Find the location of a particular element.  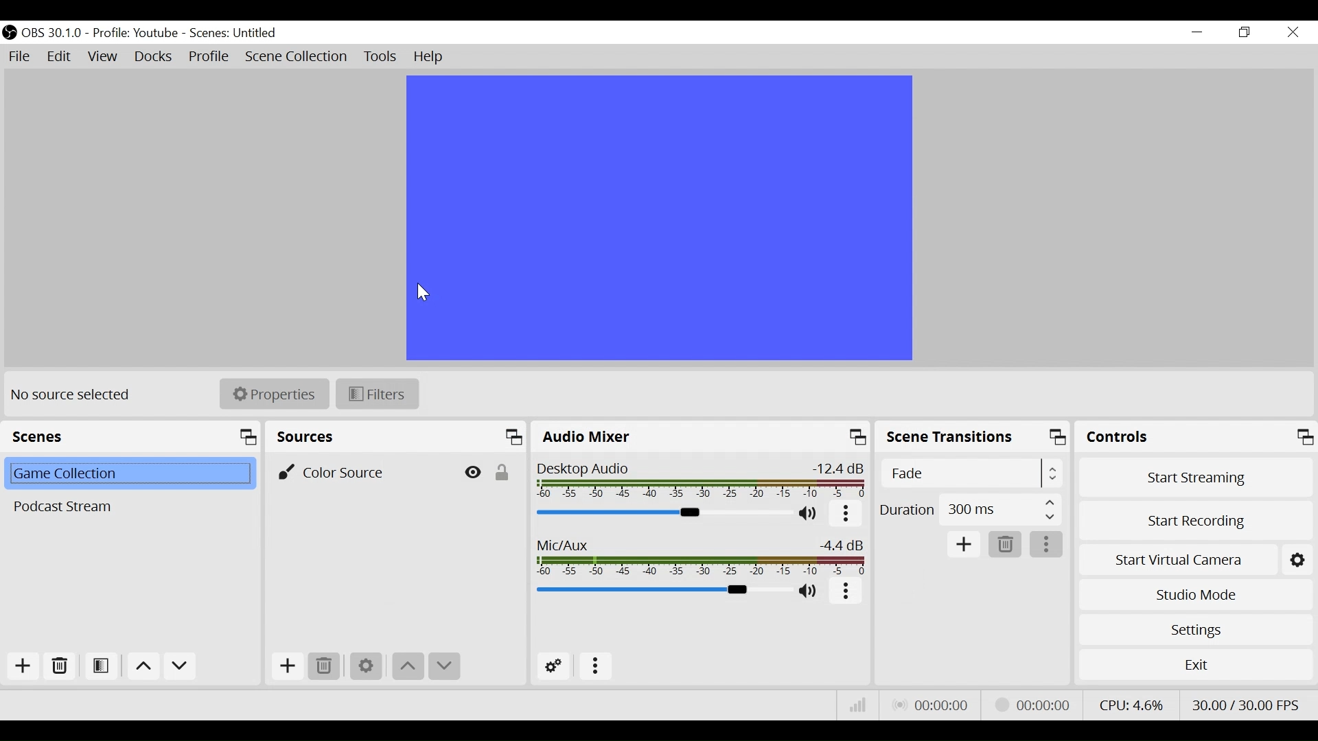

Close is located at coordinates (1294, 32).